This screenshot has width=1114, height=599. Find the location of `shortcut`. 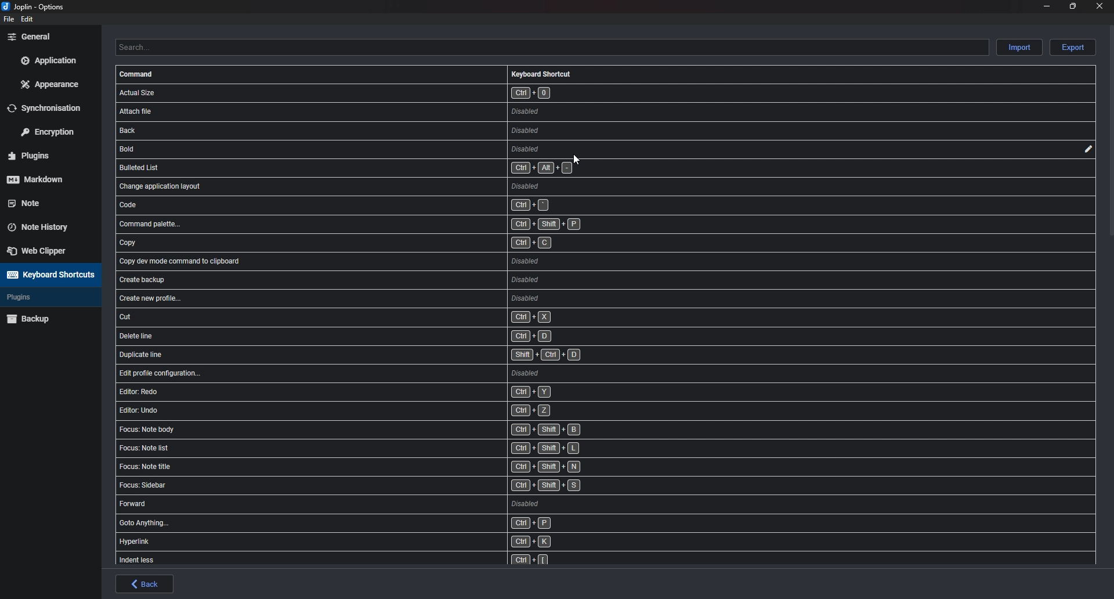

shortcut is located at coordinates (390, 205).